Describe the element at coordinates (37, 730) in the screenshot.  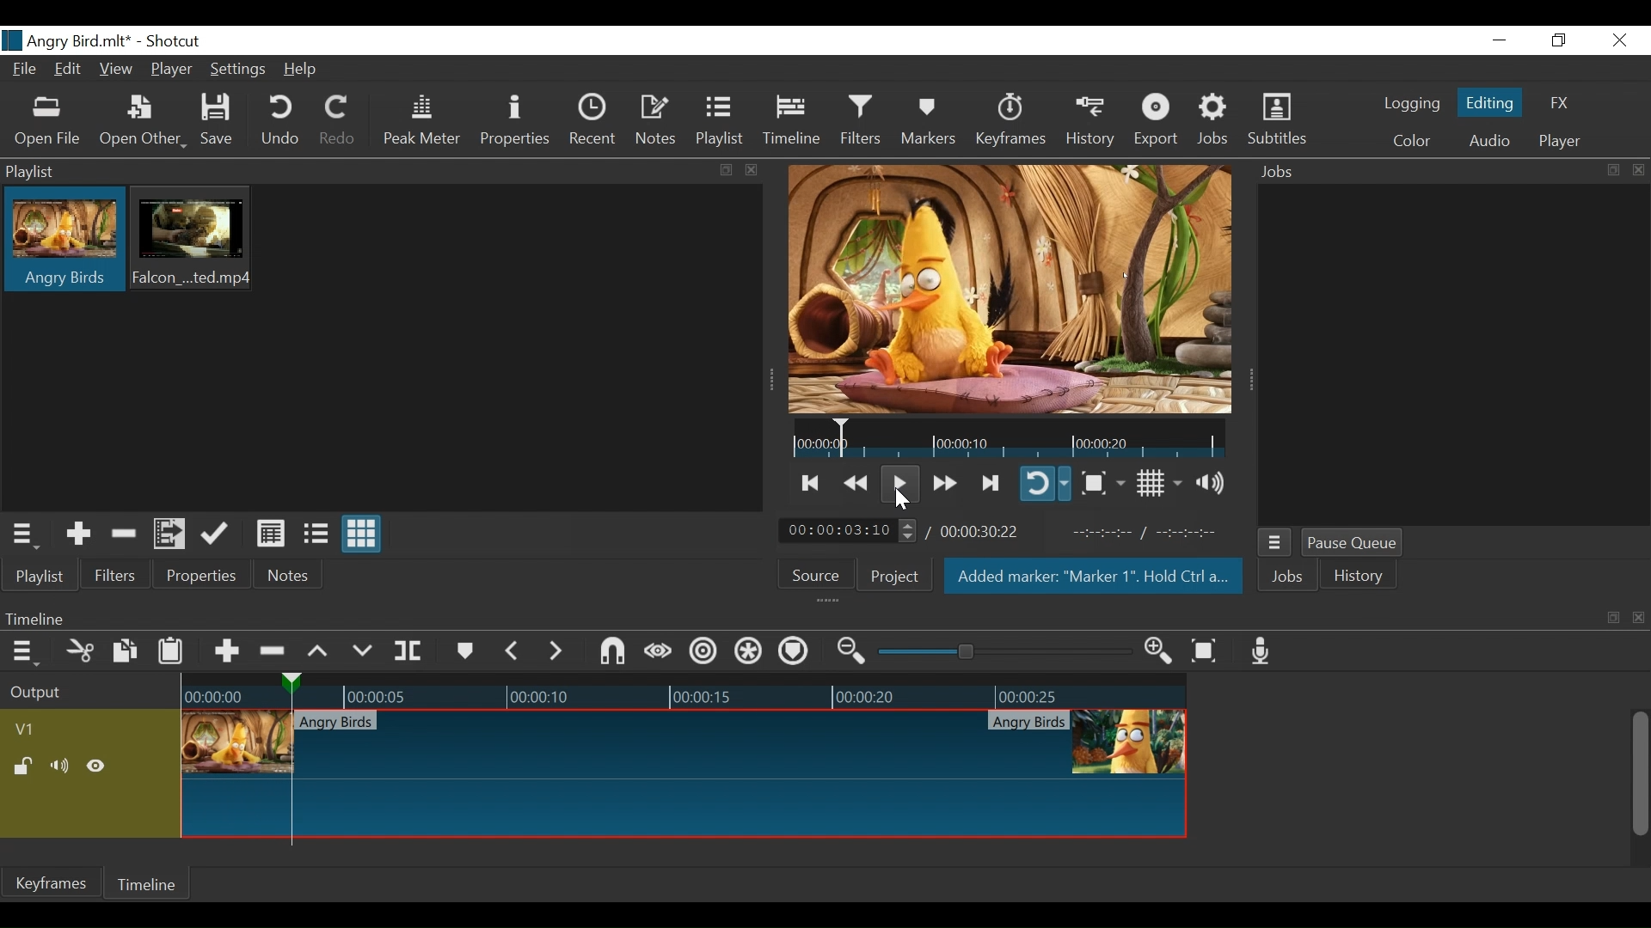
I see `Video track name` at that location.